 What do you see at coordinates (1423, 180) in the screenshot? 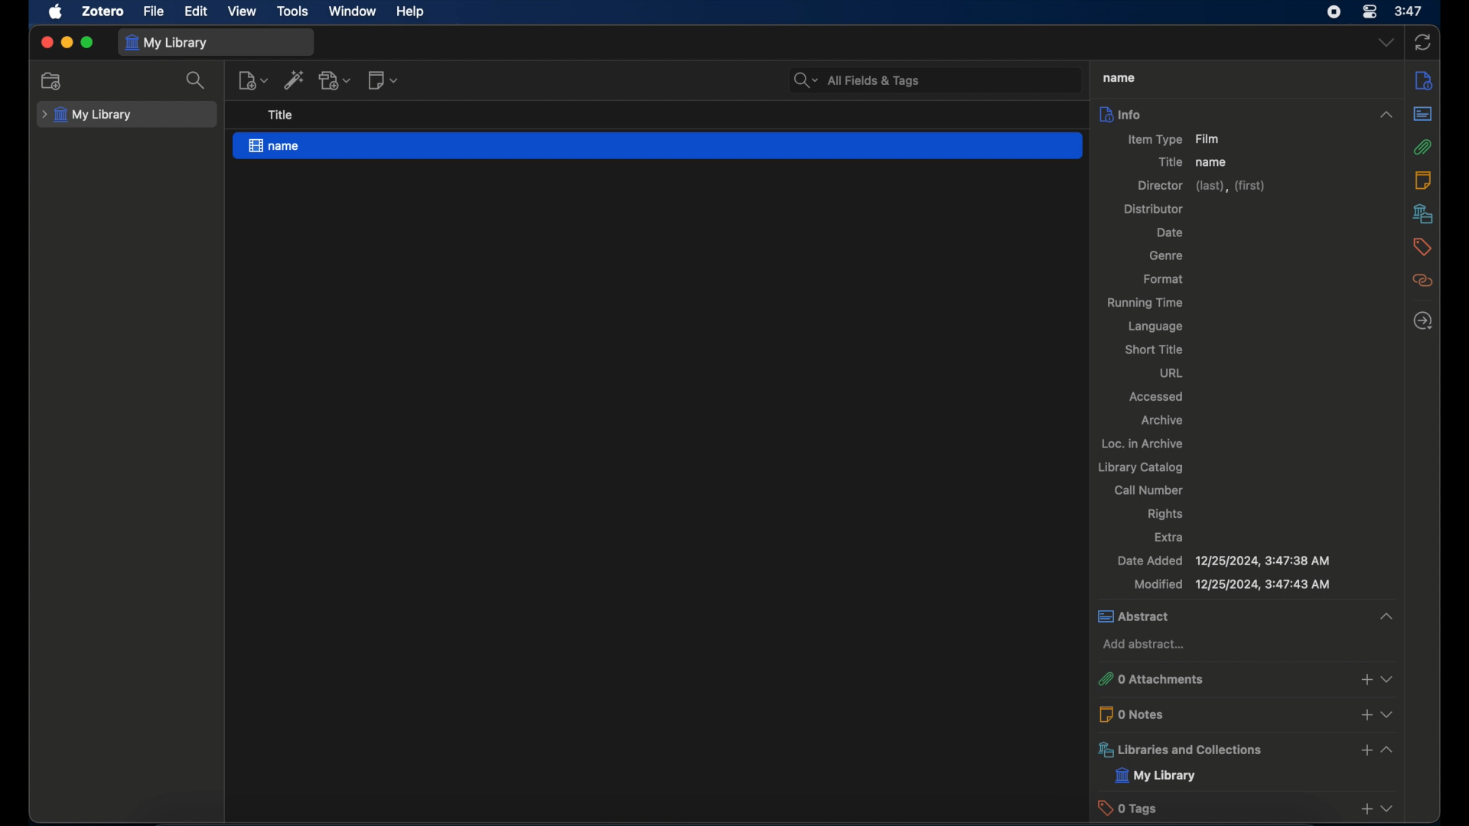
I see `notes` at bounding box center [1423, 180].